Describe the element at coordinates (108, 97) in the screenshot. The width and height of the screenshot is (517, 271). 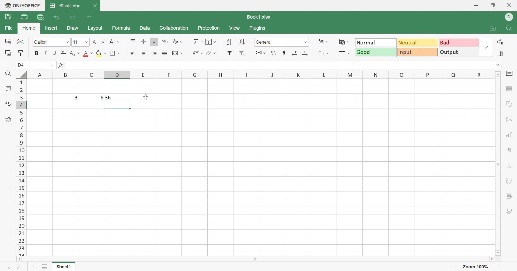
I see `36` at that location.